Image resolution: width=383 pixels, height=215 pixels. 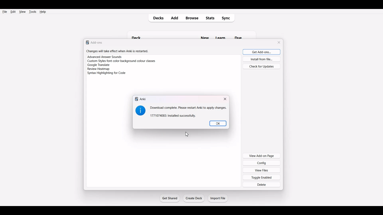 I want to click on Get Started, so click(x=169, y=198).